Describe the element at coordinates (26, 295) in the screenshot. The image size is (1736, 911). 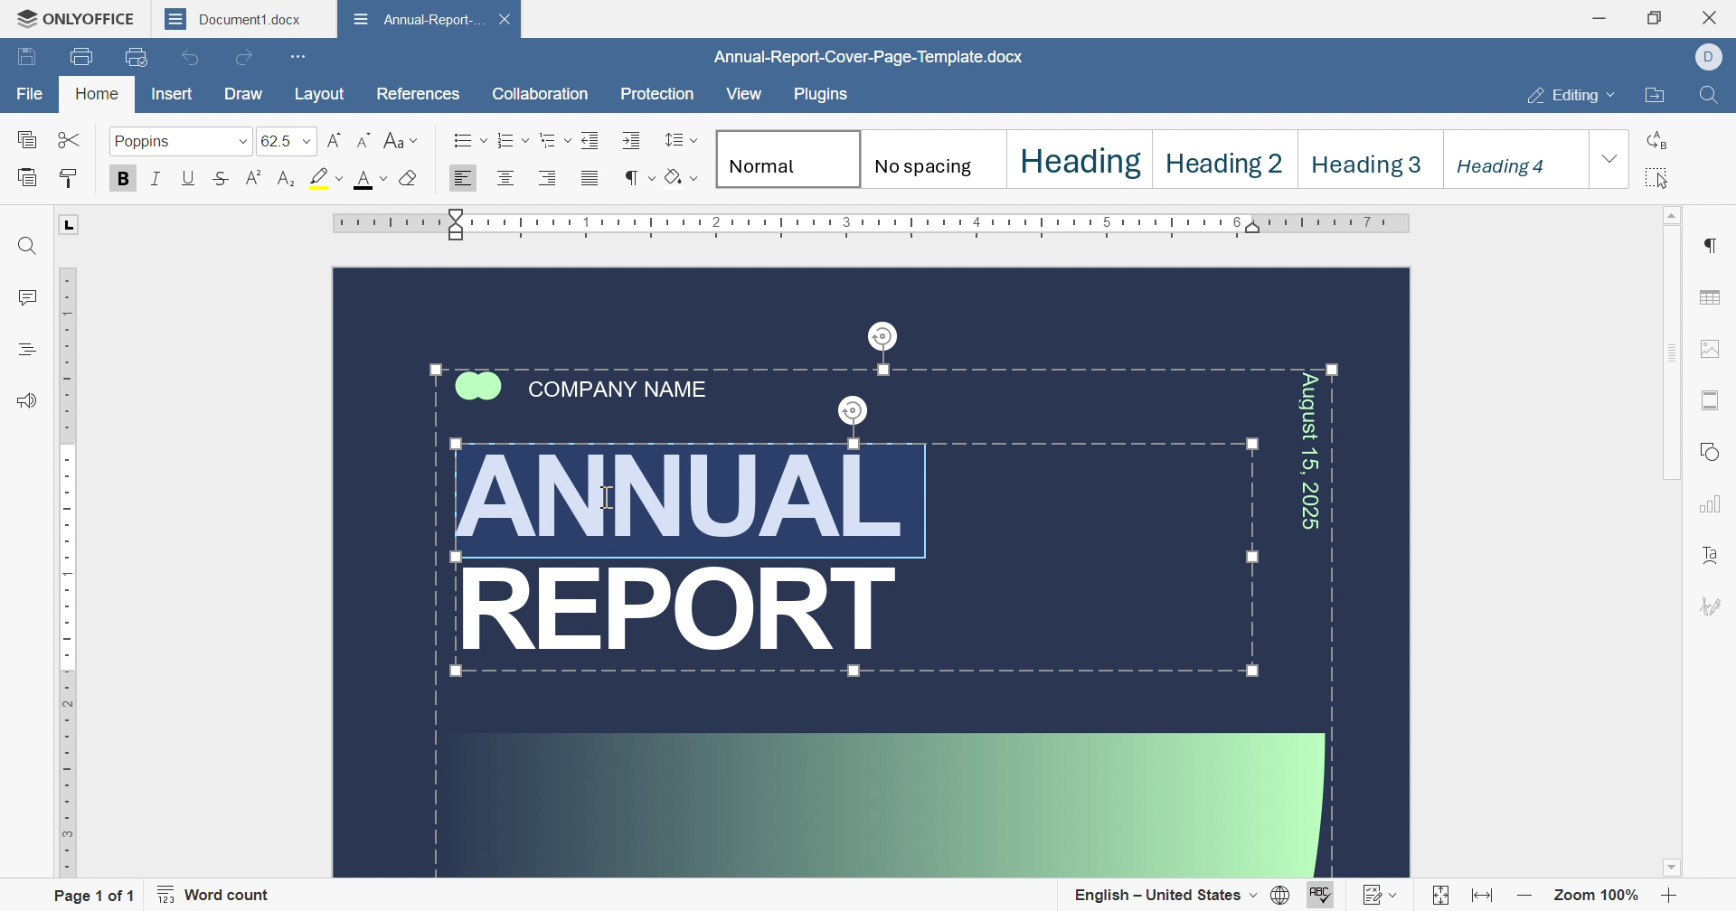
I see `comments` at that location.